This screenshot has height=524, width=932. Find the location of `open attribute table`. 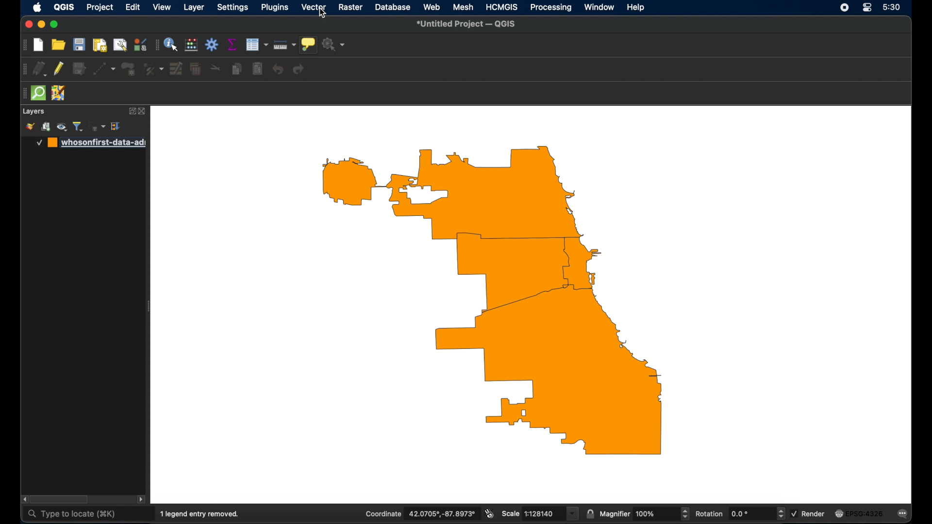

open attribute table is located at coordinates (256, 45).